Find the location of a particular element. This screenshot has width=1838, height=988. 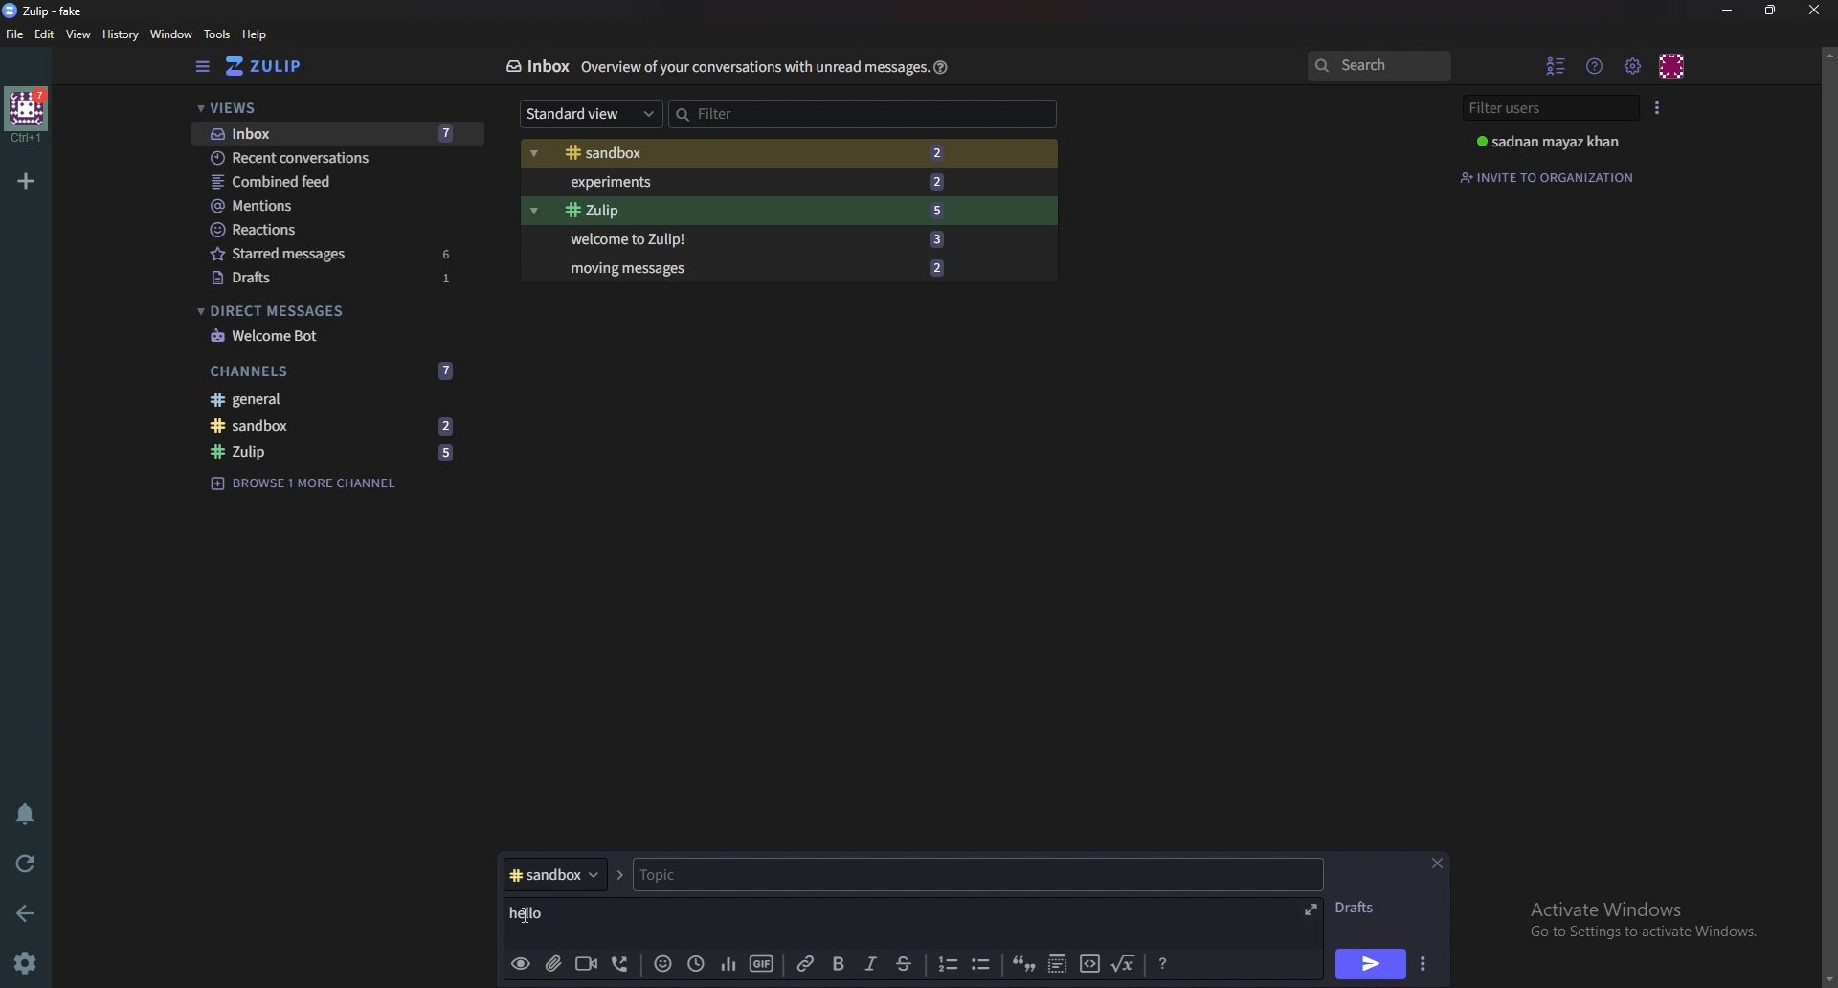

Italic is located at coordinates (871, 966).